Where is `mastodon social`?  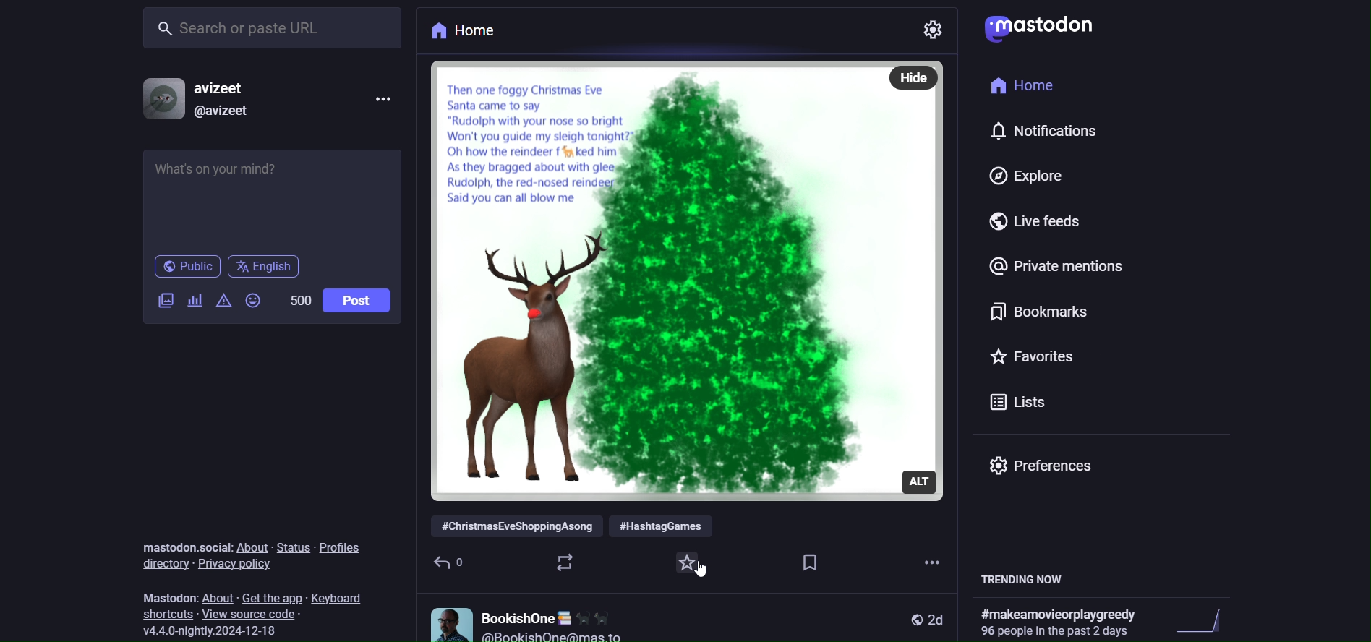
mastodon social is located at coordinates (186, 537).